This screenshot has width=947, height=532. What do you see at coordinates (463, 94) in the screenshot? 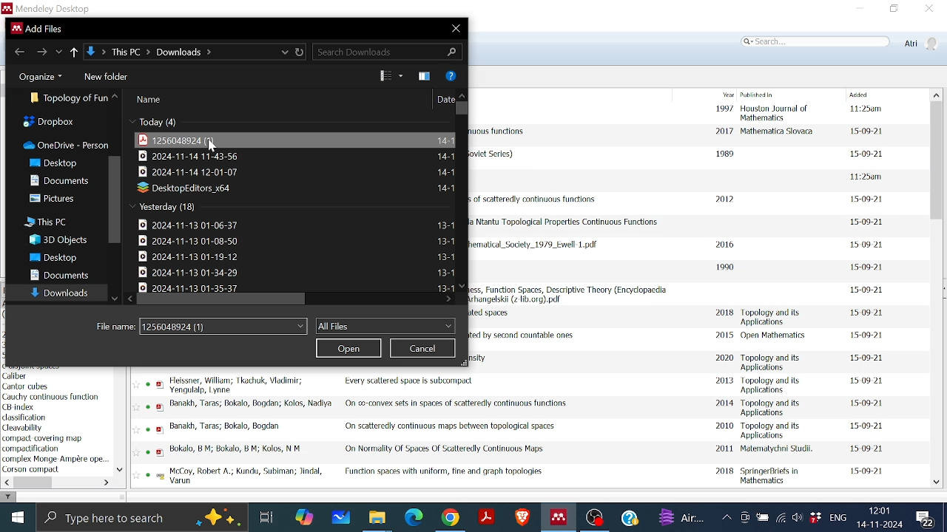
I see `move up in all files` at bounding box center [463, 94].